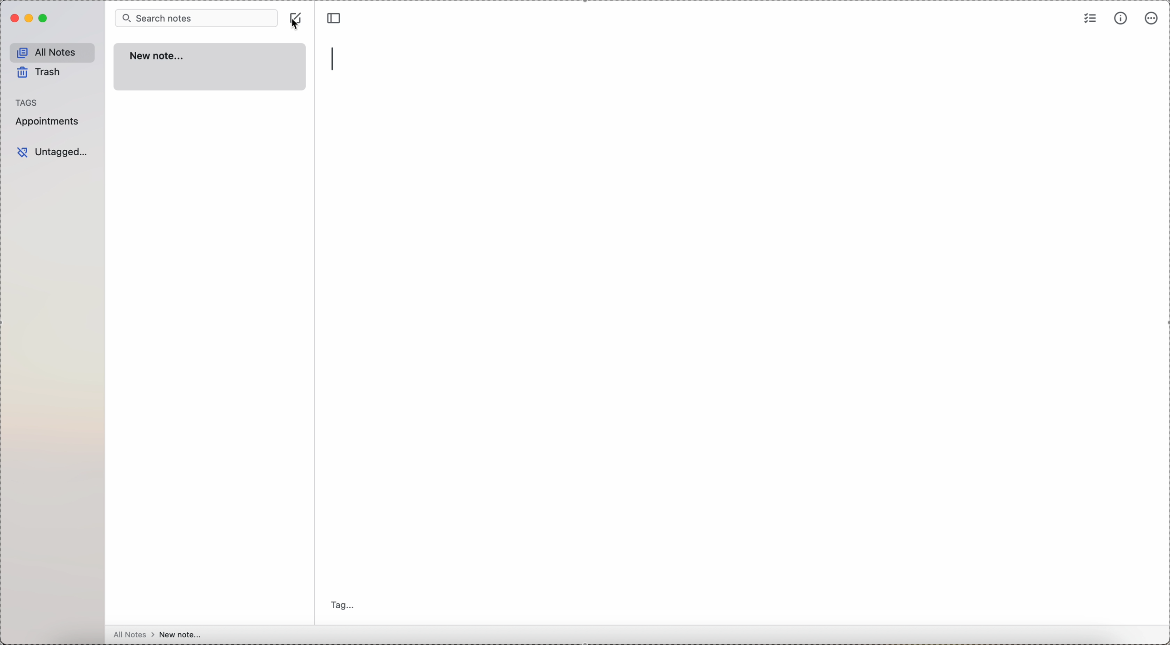 The image size is (1170, 645). Describe the element at coordinates (53, 153) in the screenshot. I see `untagged` at that location.